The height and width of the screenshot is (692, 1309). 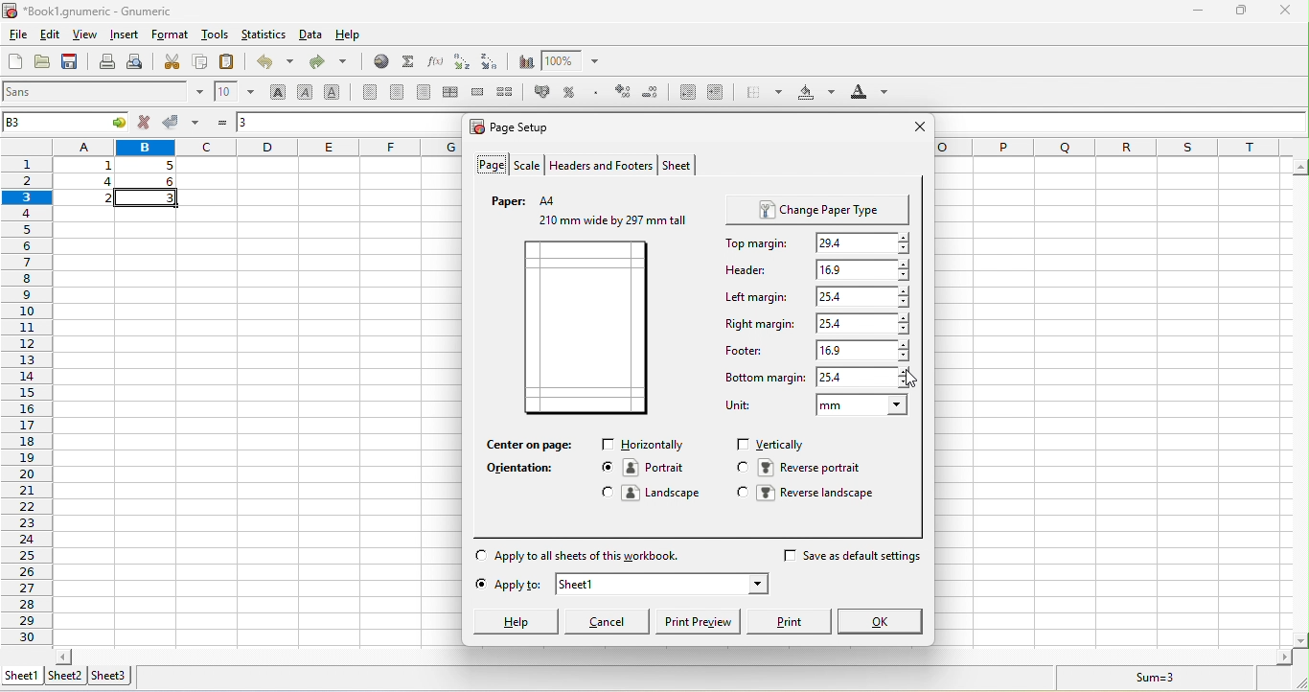 I want to click on ok, so click(x=878, y=622).